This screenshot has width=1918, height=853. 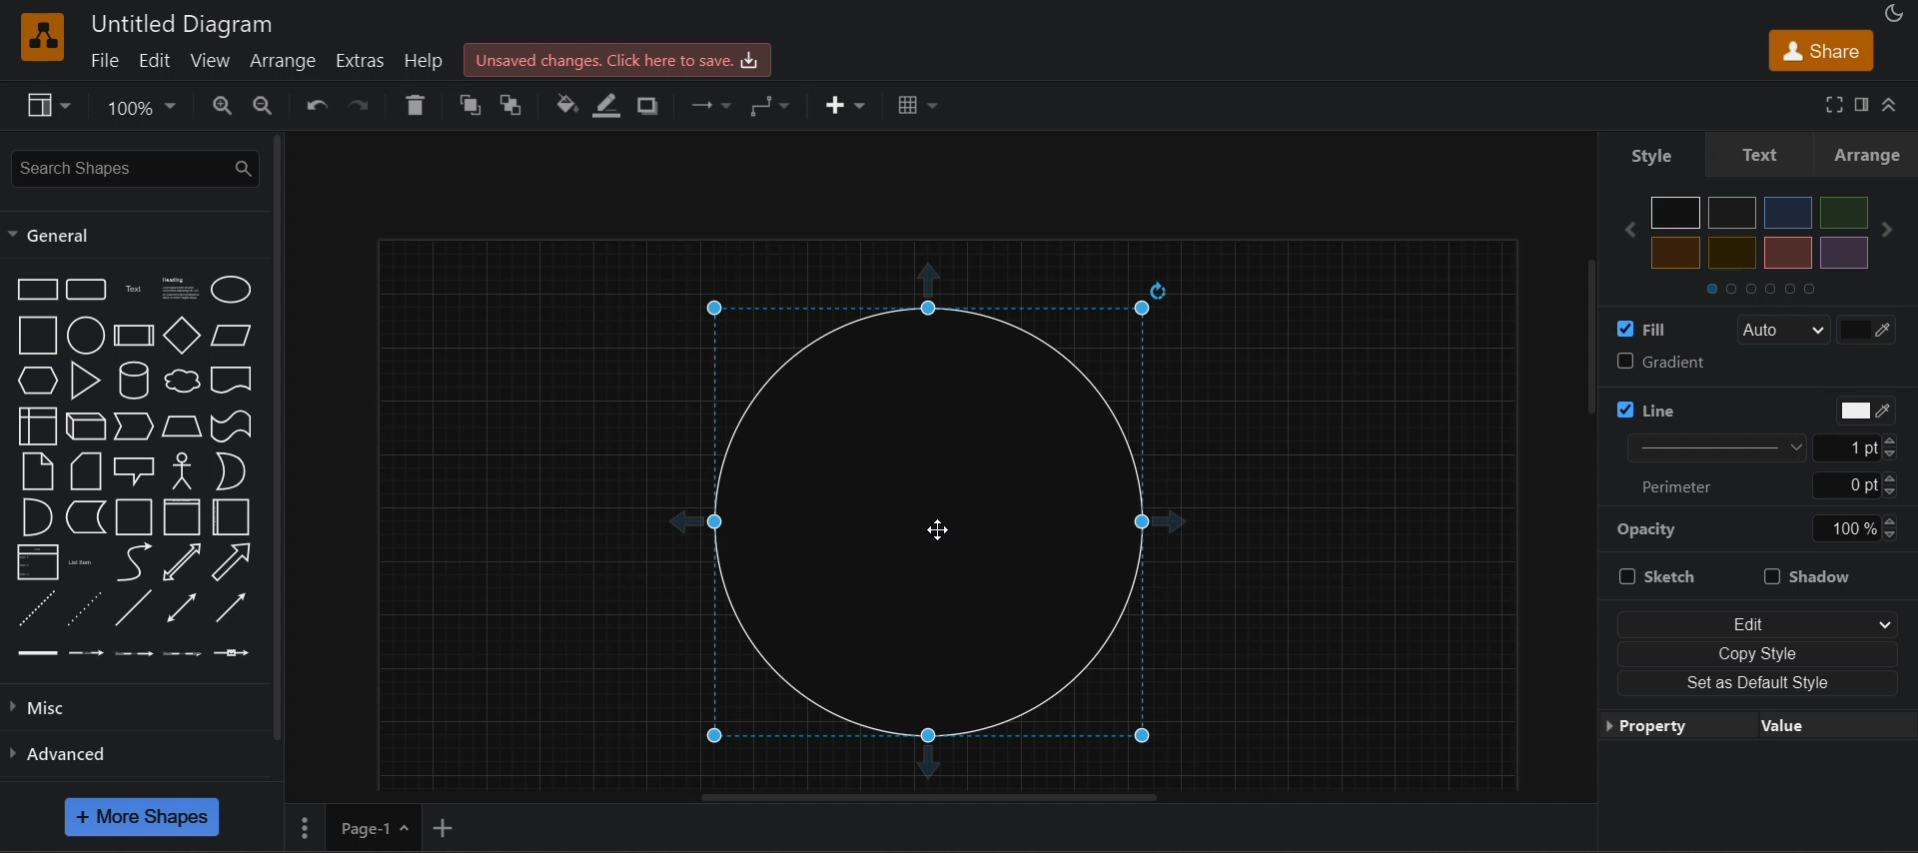 What do you see at coordinates (919, 512) in the screenshot?
I see `circler` at bounding box center [919, 512].